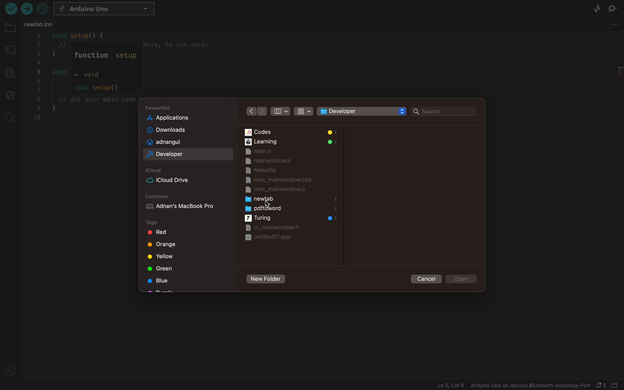  I want to click on new tab, so click(291, 199).